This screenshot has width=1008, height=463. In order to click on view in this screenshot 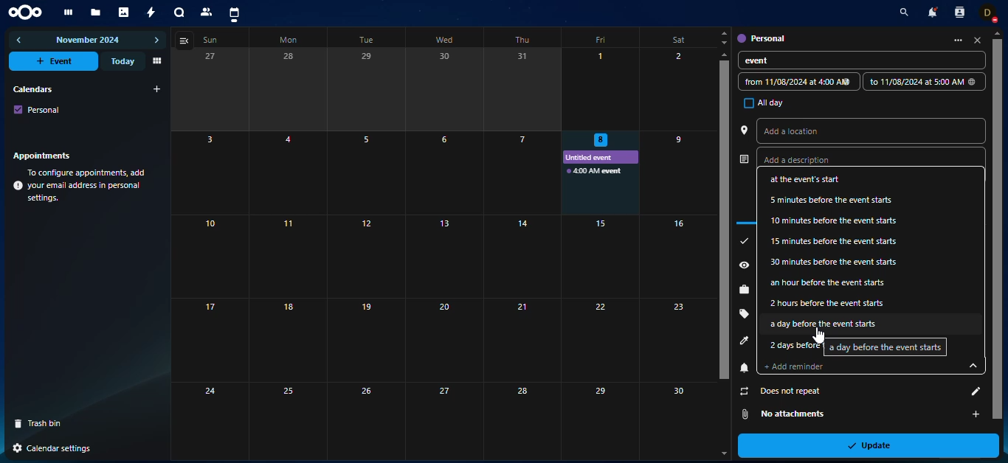, I will do `click(186, 41)`.